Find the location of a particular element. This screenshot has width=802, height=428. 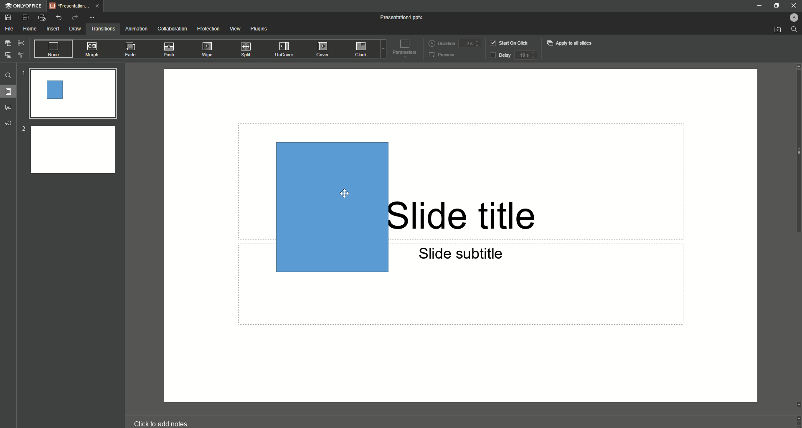

Cursor is located at coordinates (347, 192).